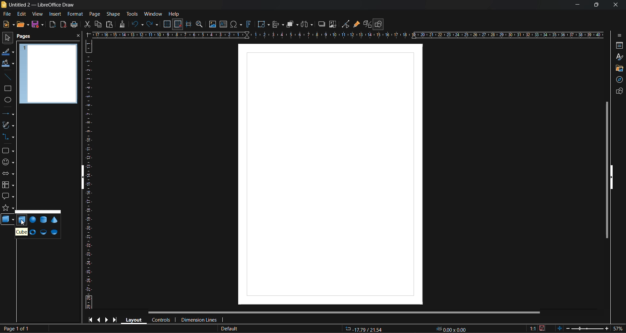 This screenshot has width=626, height=333. Describe the element at coordinates (568, 327) in the screenshot. I see `zoom out` at that location.